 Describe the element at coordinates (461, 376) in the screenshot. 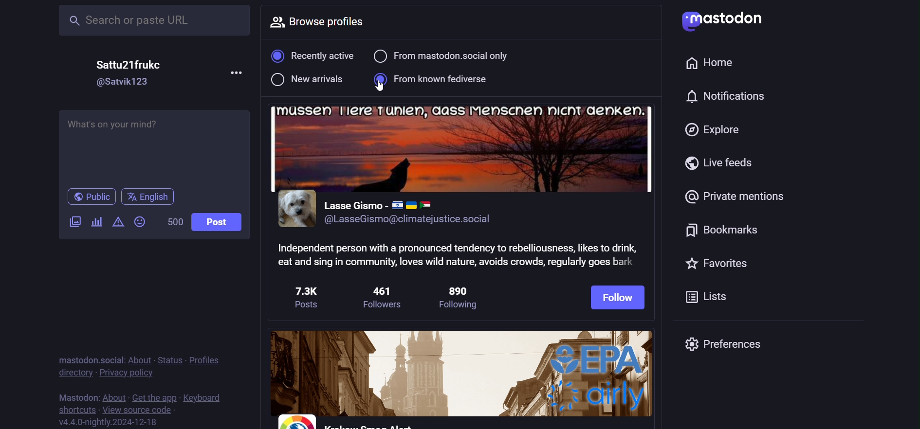

I see `other profiles` at that location.